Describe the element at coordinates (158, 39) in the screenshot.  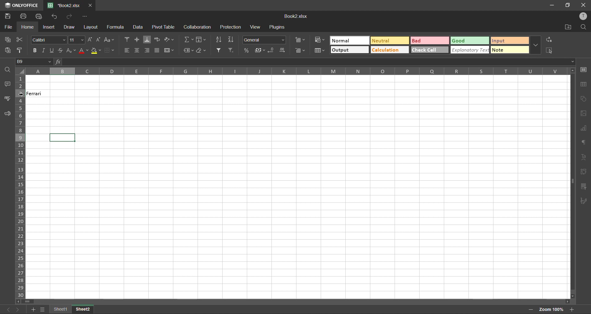
I see `wrap text` at that location.